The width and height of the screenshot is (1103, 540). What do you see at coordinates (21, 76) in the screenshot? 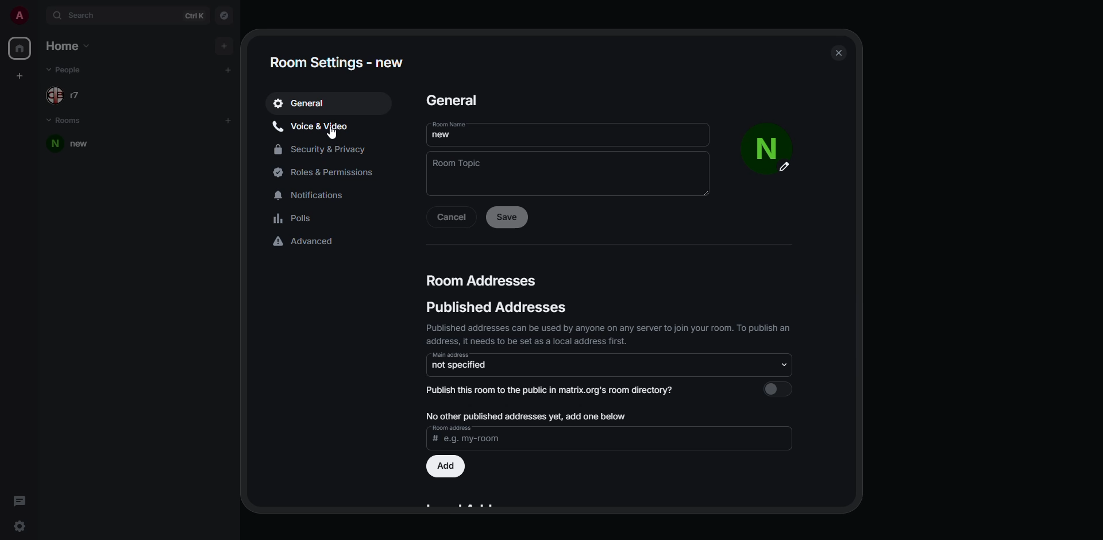
I see `create space` at bounding box center [21, 76].